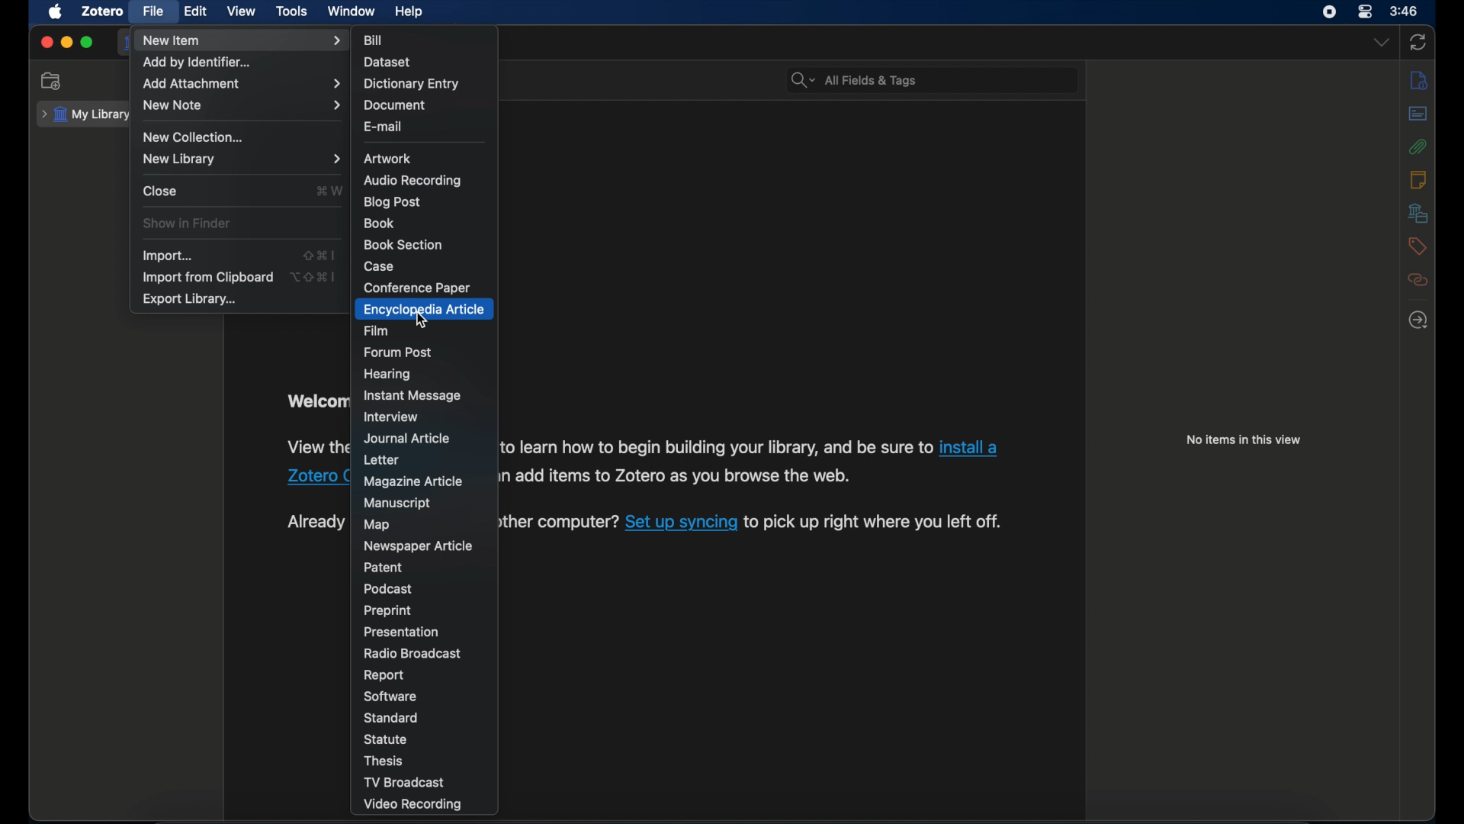  Describe the element at coordinates (416, 181) in the screenshot. I see `audio recording` at that location.